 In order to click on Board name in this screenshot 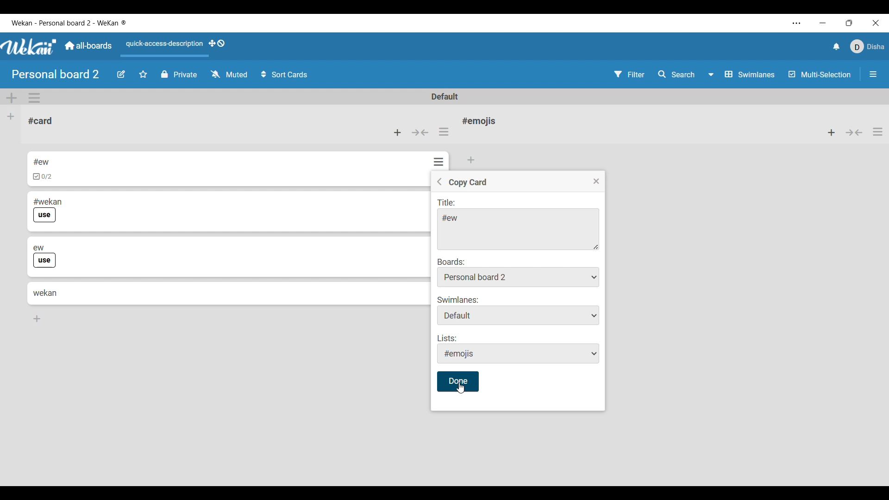, I will do `click(56, 74)`.